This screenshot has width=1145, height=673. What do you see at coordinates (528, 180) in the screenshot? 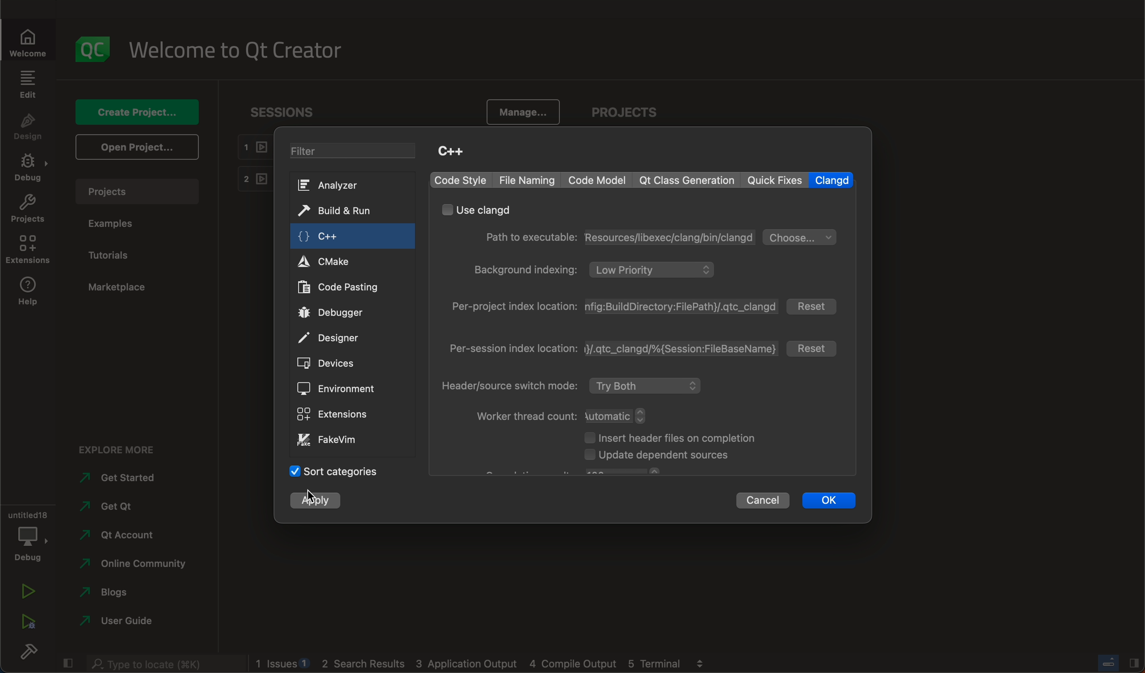
I see `naming` at bounding box center [528, 180].